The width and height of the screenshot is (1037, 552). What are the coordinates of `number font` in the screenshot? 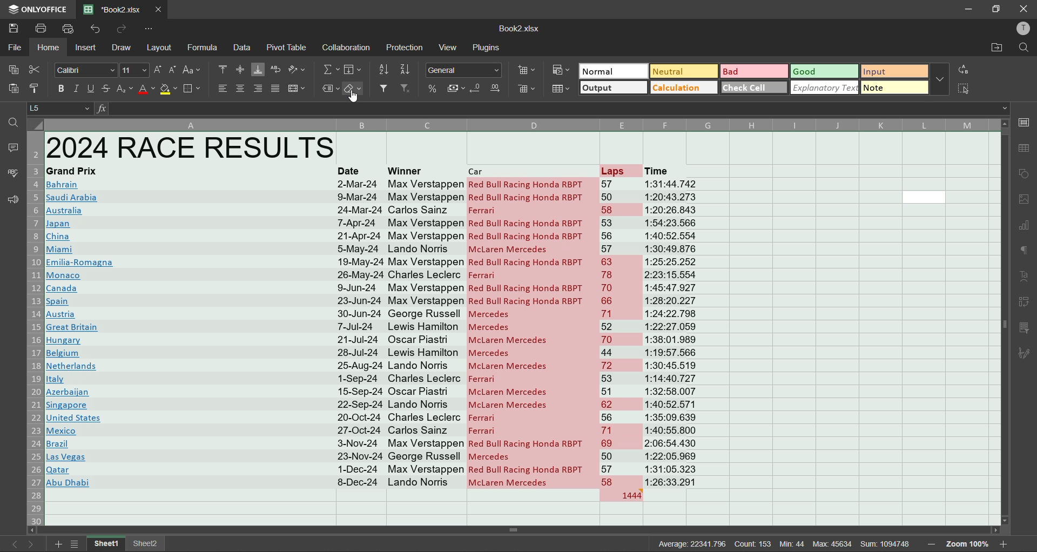 It's located at (467, 71).